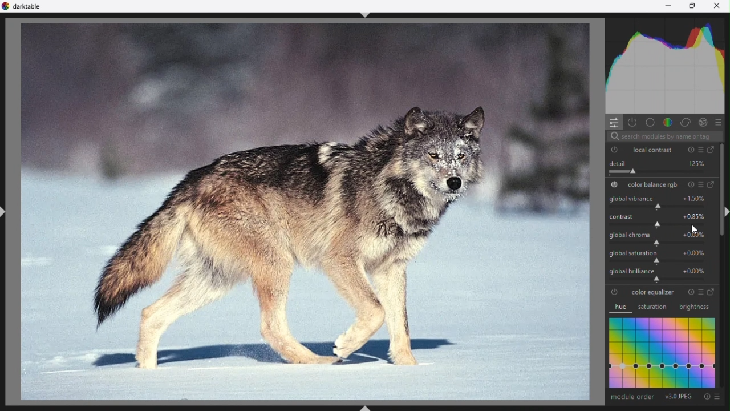 The width and height of the screenshot is (730, 411). Describe the element at coordinates (659, 275) in the screenshot. I see `global brilliance slider` at that location.